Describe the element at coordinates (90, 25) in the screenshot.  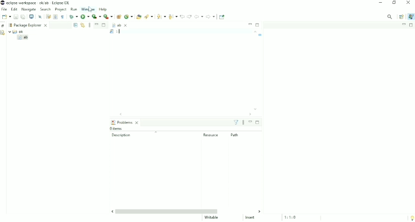
I see `View Menu` at that location.